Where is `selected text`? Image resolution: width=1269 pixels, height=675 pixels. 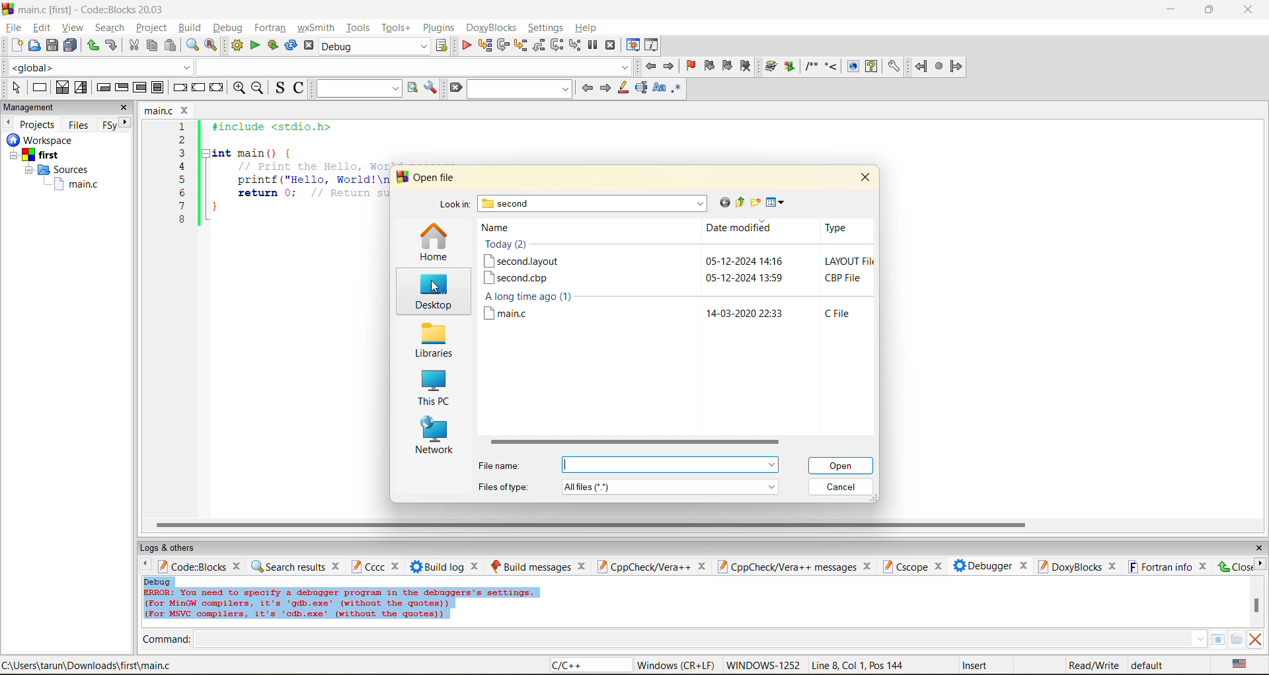
selected text is located at coordinates (641, 88).